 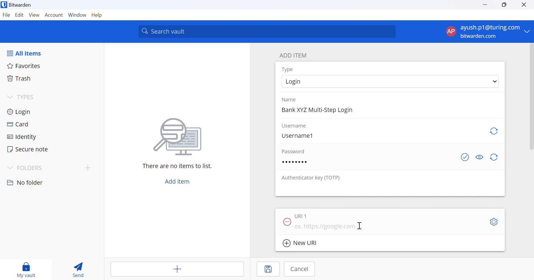 I want to click on Toggle visibility, so click(x=479, y=157).